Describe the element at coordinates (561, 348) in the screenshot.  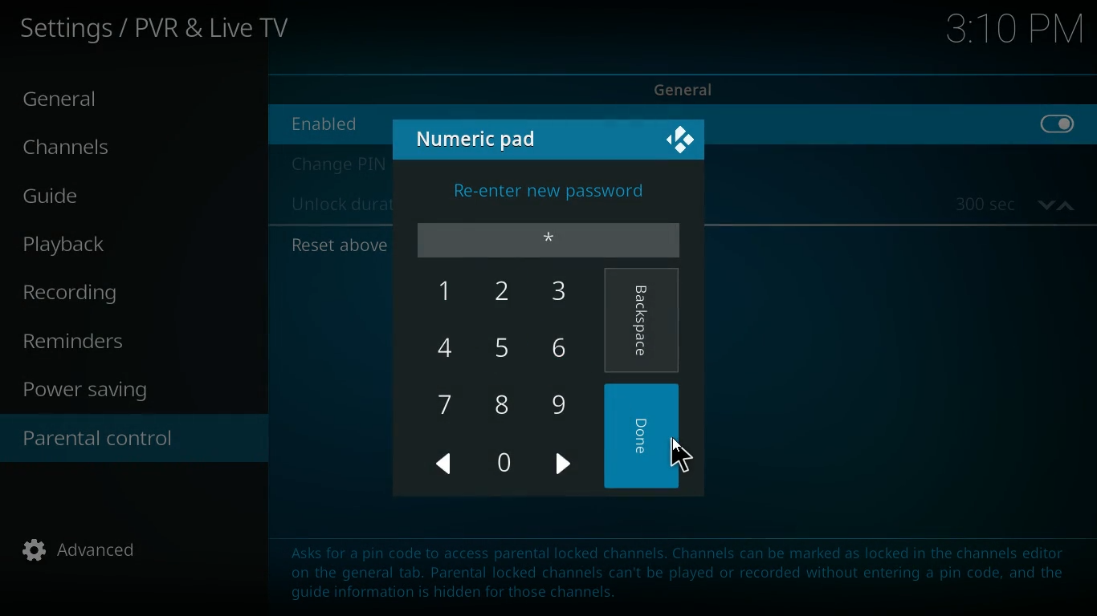
I see `6` at that location.